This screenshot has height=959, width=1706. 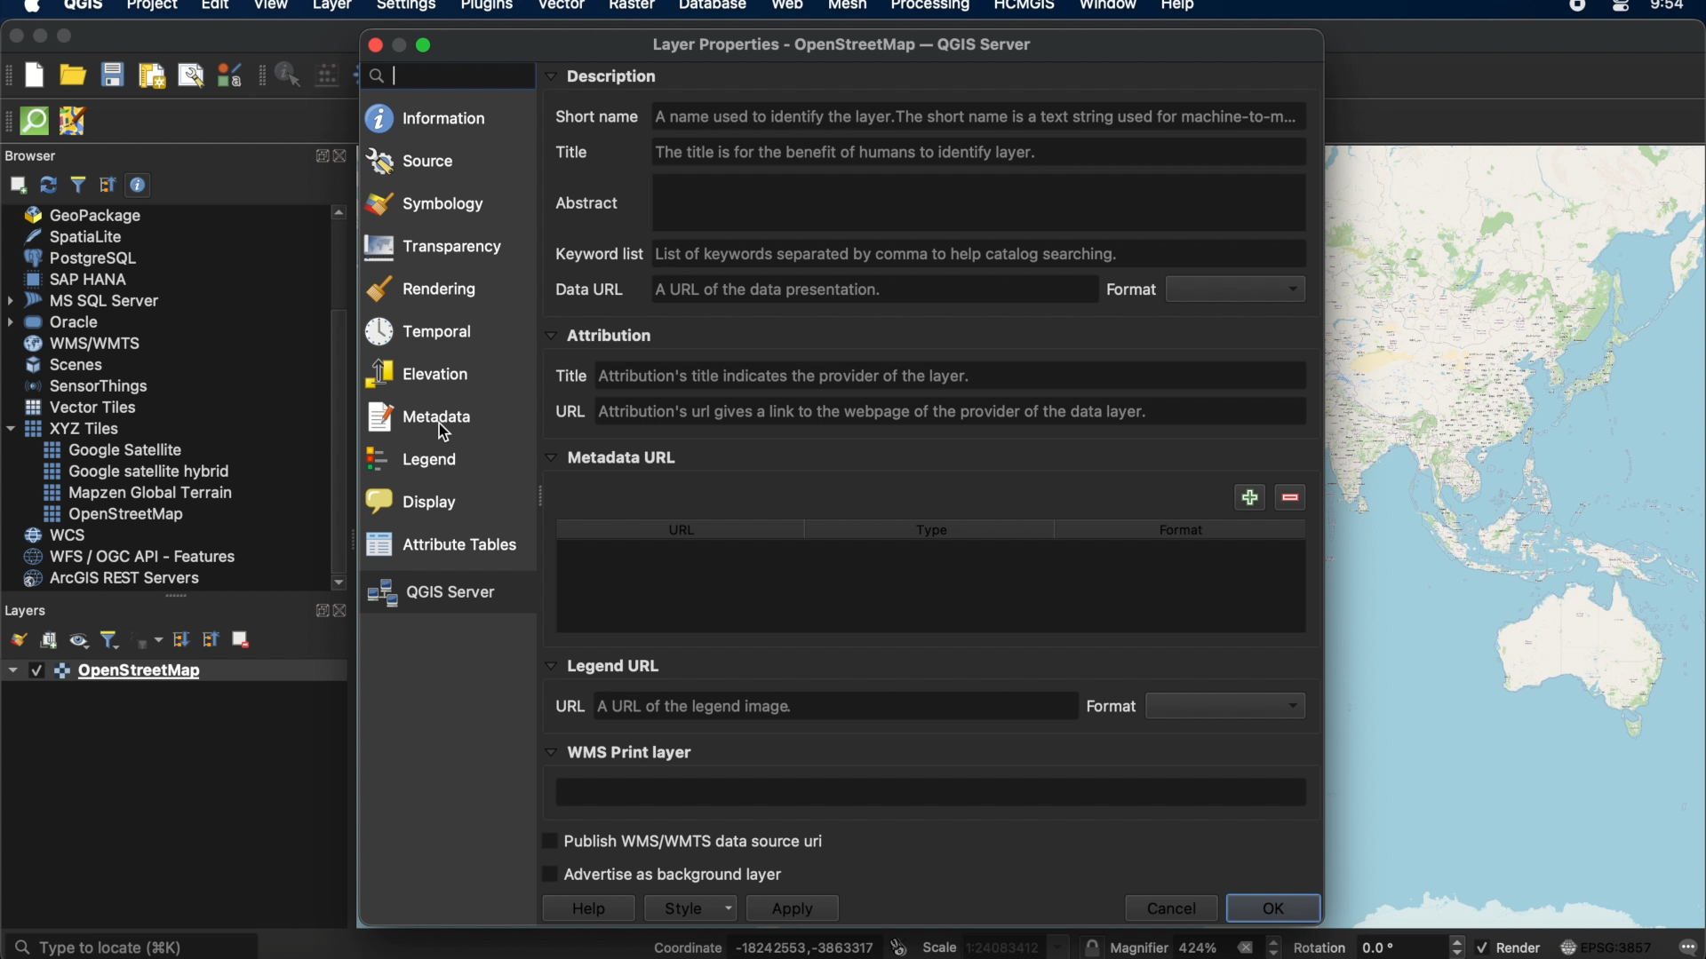 I want to click on legend url, so click(x=606, y=665).